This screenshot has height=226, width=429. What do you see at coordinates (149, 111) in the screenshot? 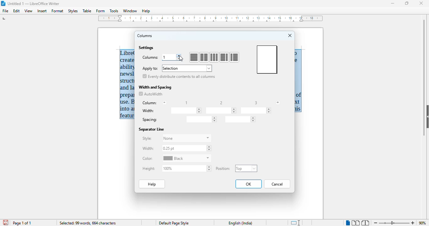
I see `width` at bounding box center [149, 111].